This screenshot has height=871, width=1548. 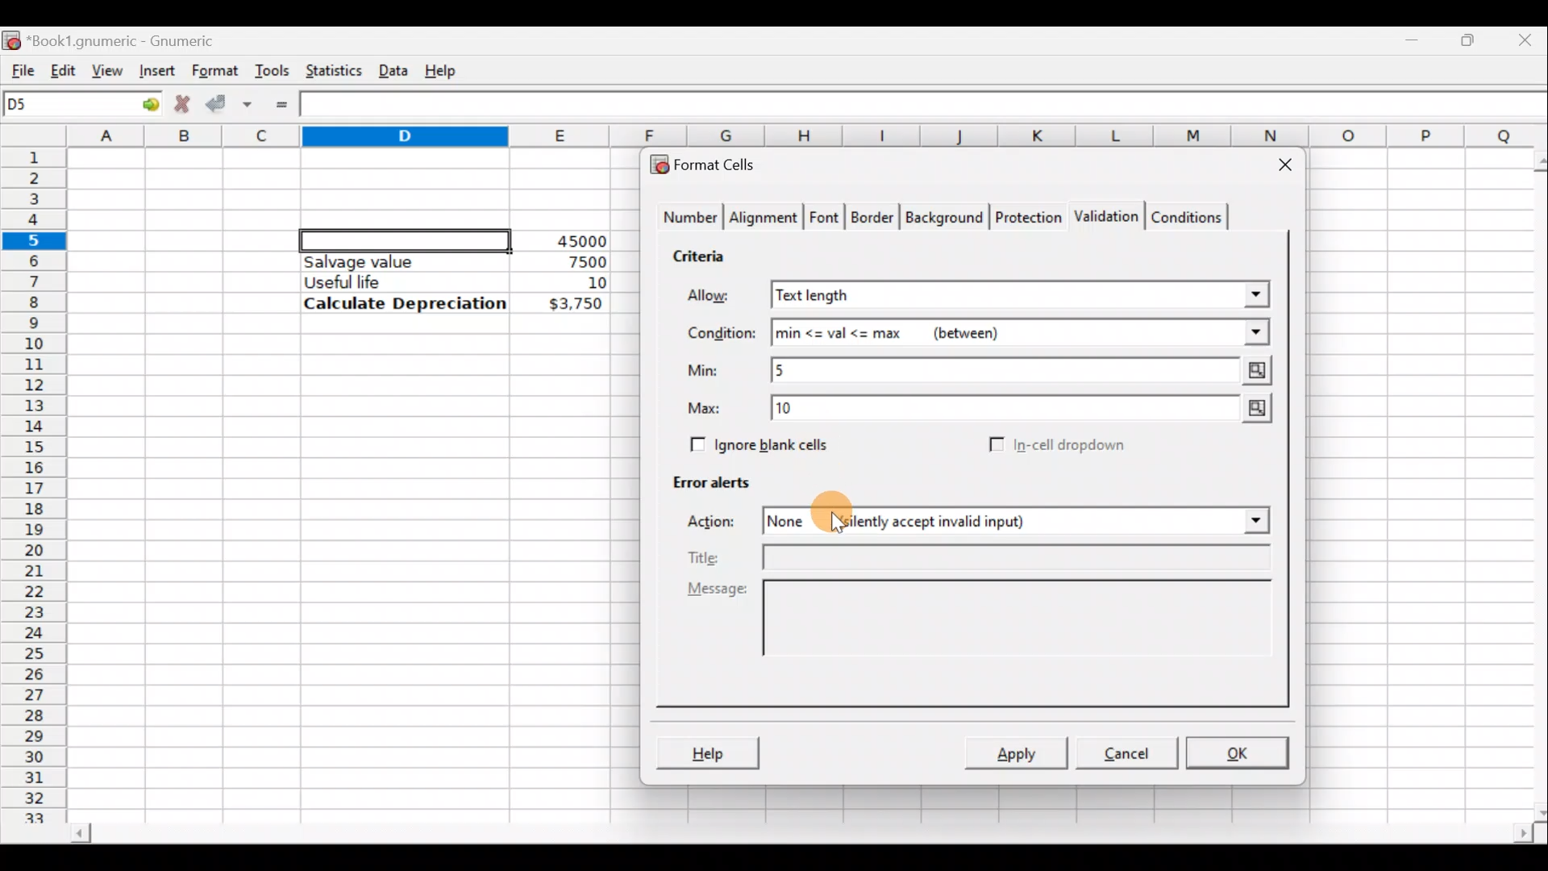 I want to click on Edit, so click(x=63, y=67).